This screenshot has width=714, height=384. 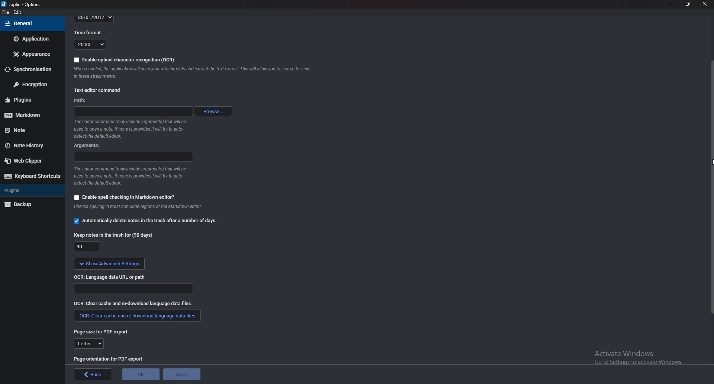 What do you see at coordinates (31, 84) in the screenshot?
I see `Encryption` at bounding box center [31, 84].